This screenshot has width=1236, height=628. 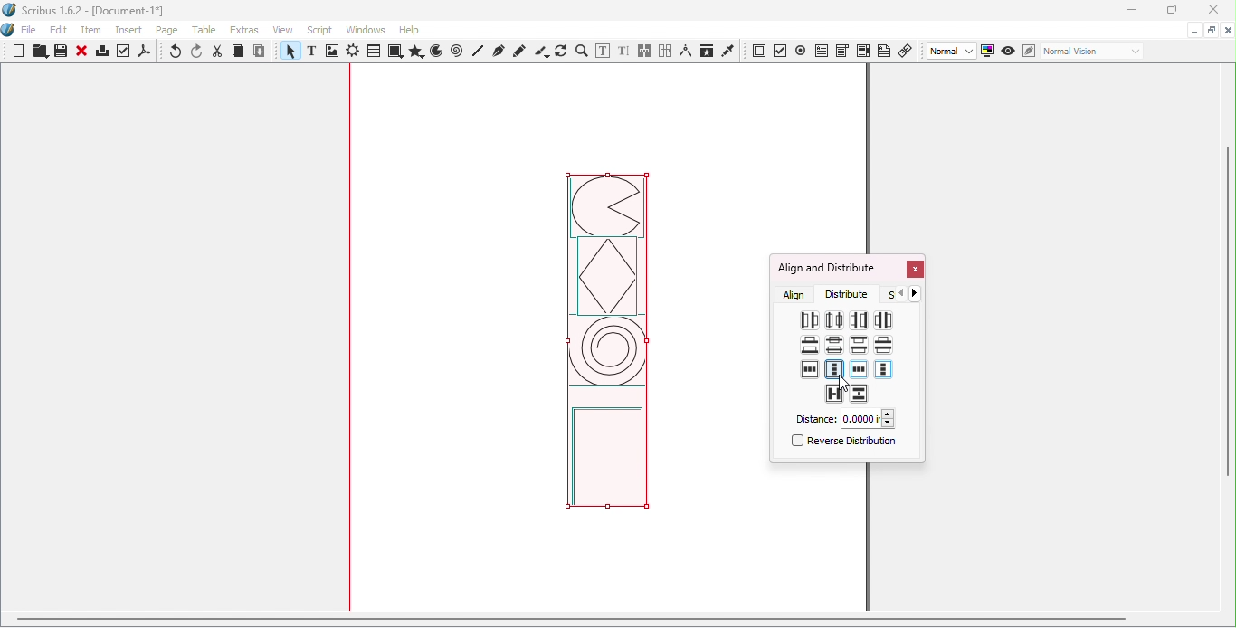 I want to click on Close, so click(x=914, y=271).